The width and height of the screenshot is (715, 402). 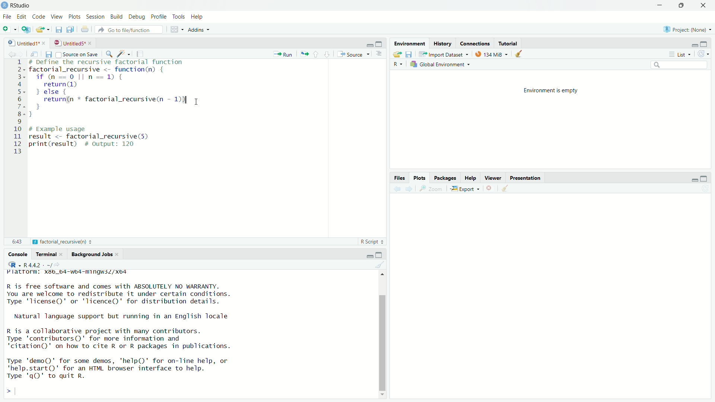 What do you see at coordinates (304, 54) in the screenshot?
I see `Re-run the previous code region (Ctrl + Alt + P)` at bounding box center [304, 54].